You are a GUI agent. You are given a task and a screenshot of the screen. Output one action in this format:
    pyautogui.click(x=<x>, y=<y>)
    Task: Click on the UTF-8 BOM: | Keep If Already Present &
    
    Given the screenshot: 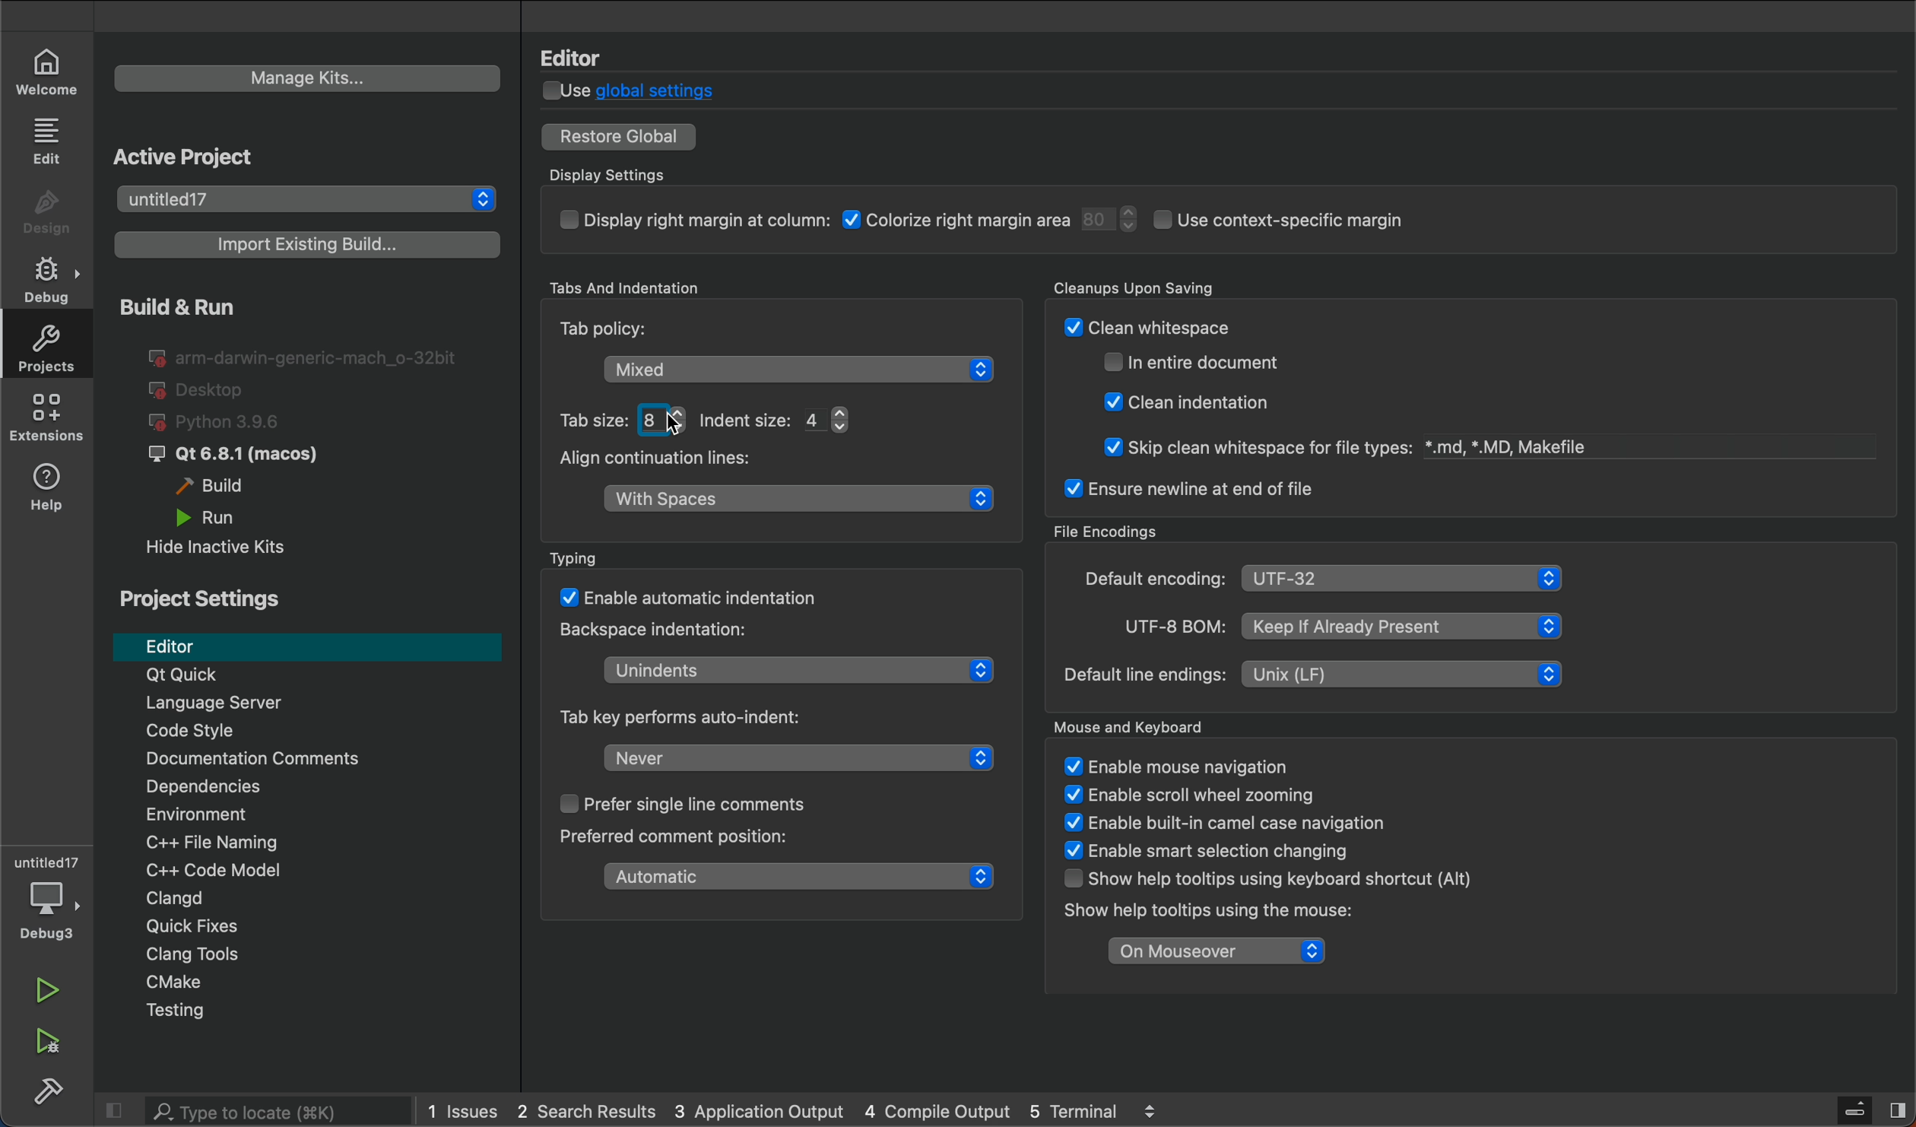 What is the action you would take?
    pyautogui.click(x=1326, y=624)
    